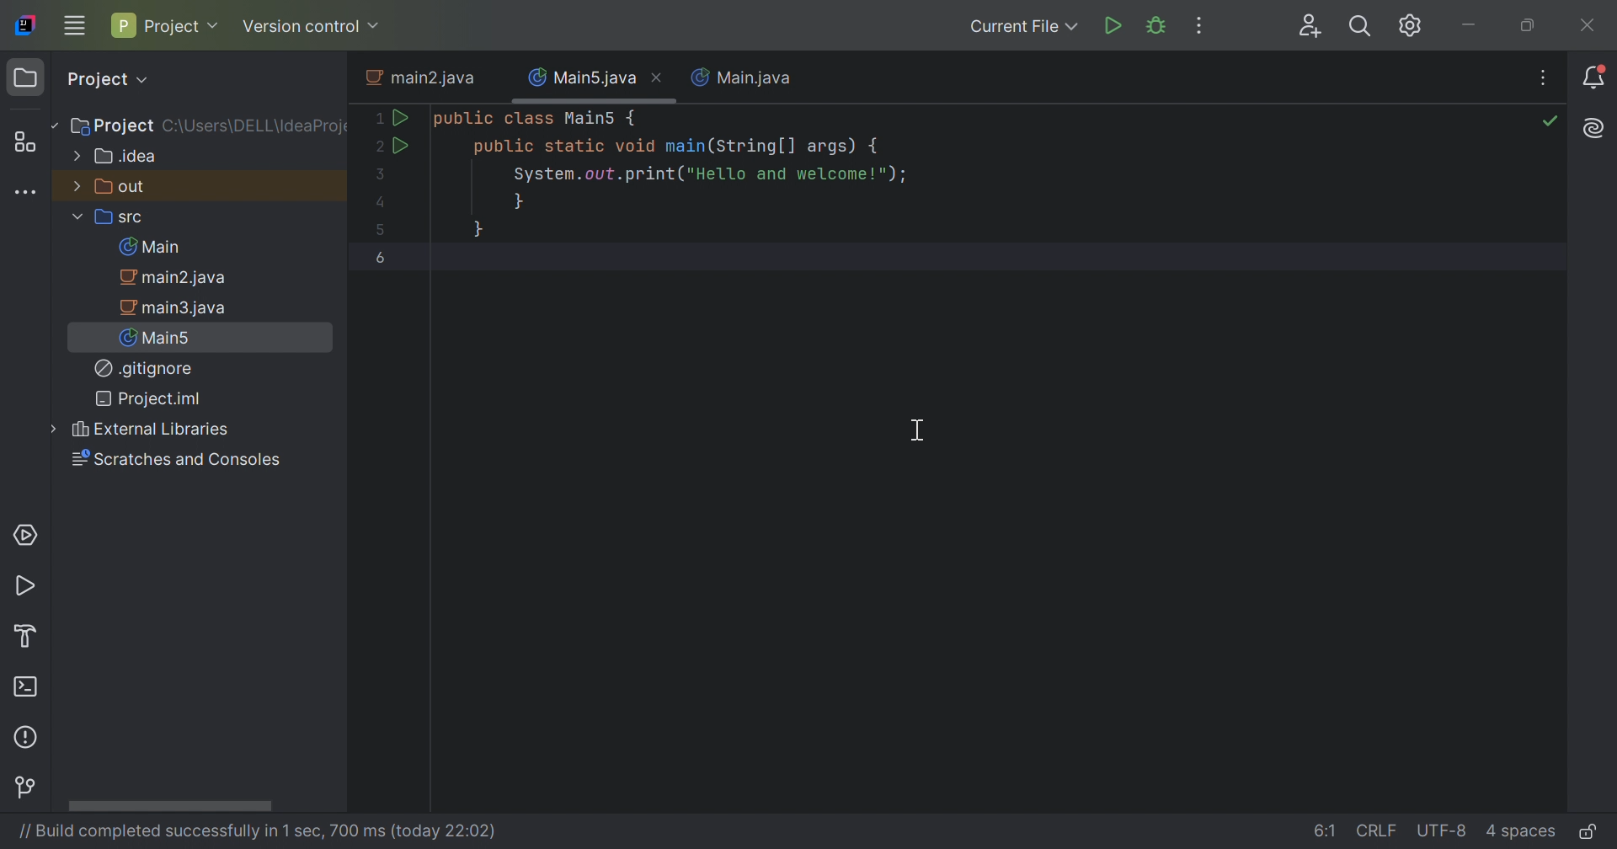 The width and height of the screenshot is (1617, 849). Describe the element at coordinates (1531, 28) in the screenshot. I see `Restore down` at that location.